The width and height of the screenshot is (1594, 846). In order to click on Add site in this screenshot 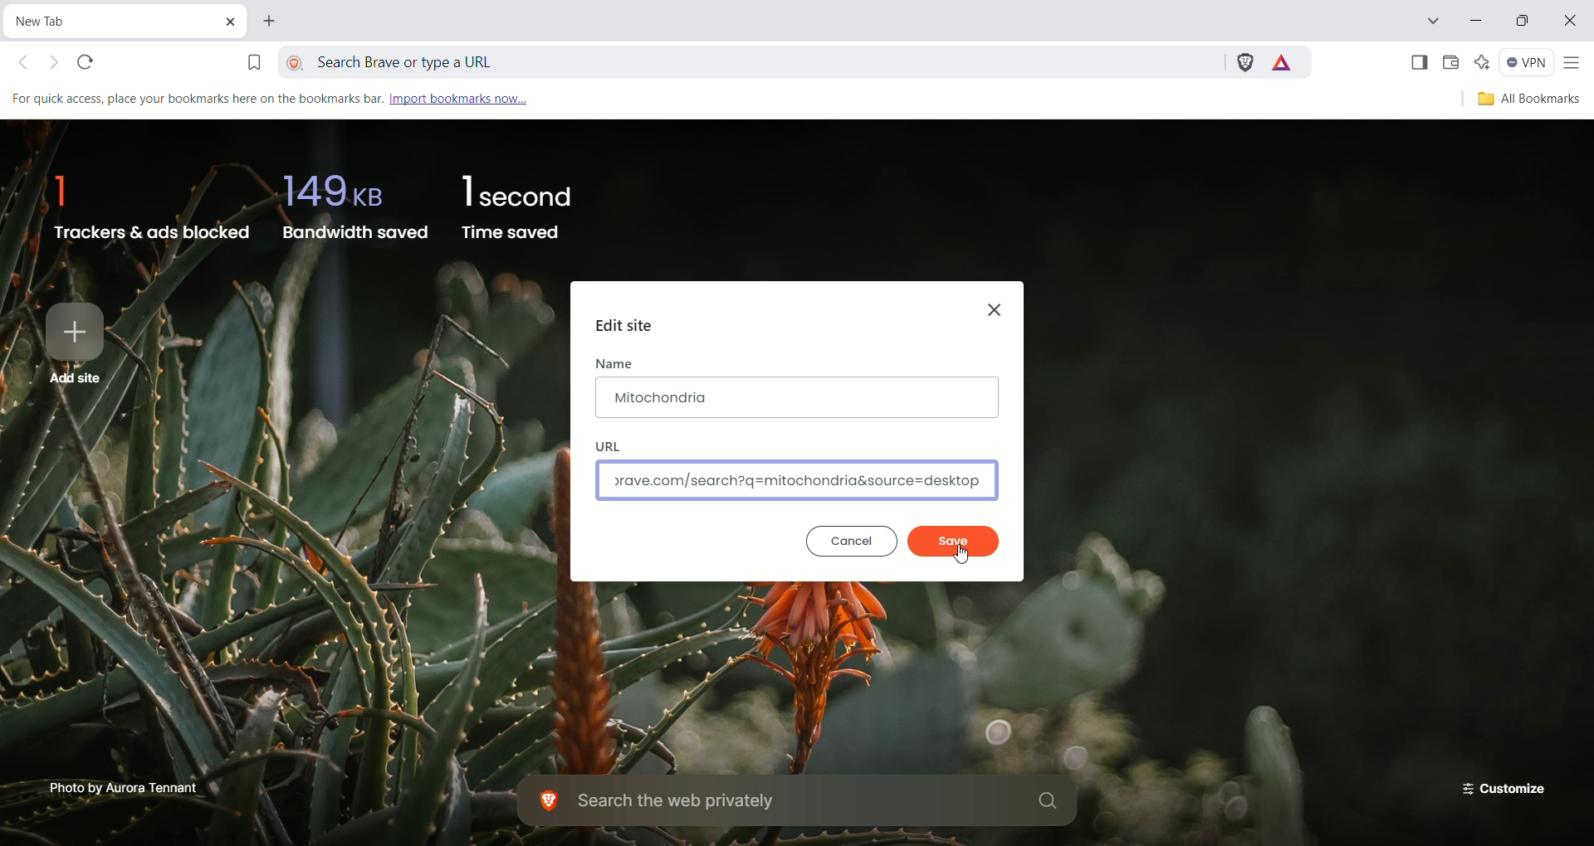, I will do `click(77, 342)`.